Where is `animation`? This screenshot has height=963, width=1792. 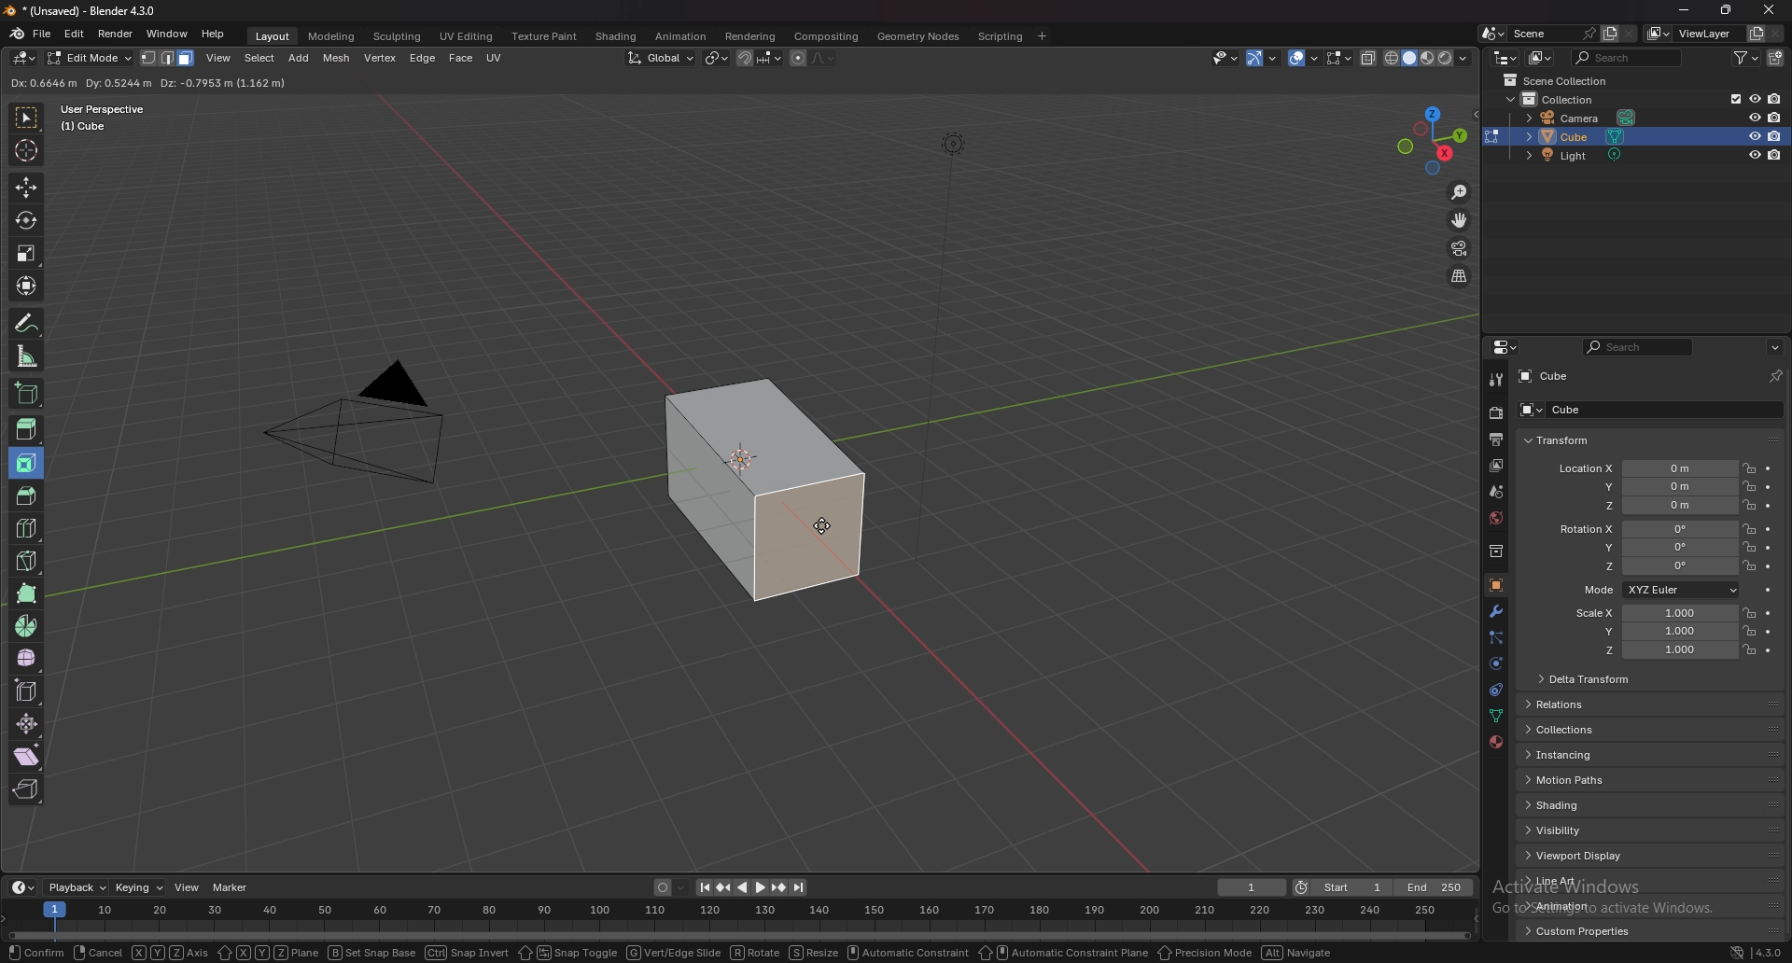
animation is located at coordinates (680, 36).